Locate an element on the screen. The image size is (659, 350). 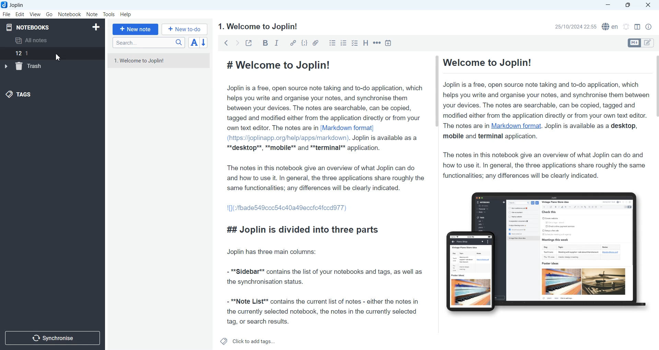
Hyperlink is located at coordinates (292, 42).